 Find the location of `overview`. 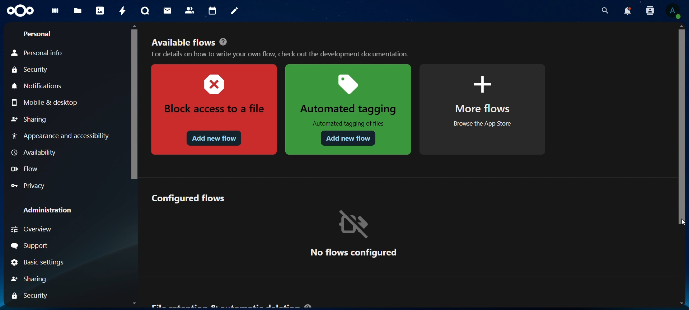

overview is located at coordinates (46, 229).